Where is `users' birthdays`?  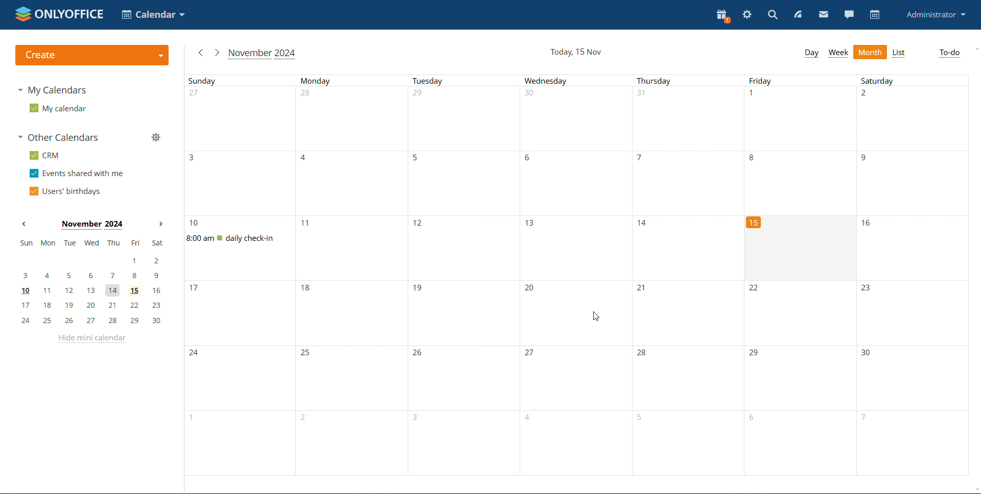
users' birthdays is located at coordinates (64, 191).